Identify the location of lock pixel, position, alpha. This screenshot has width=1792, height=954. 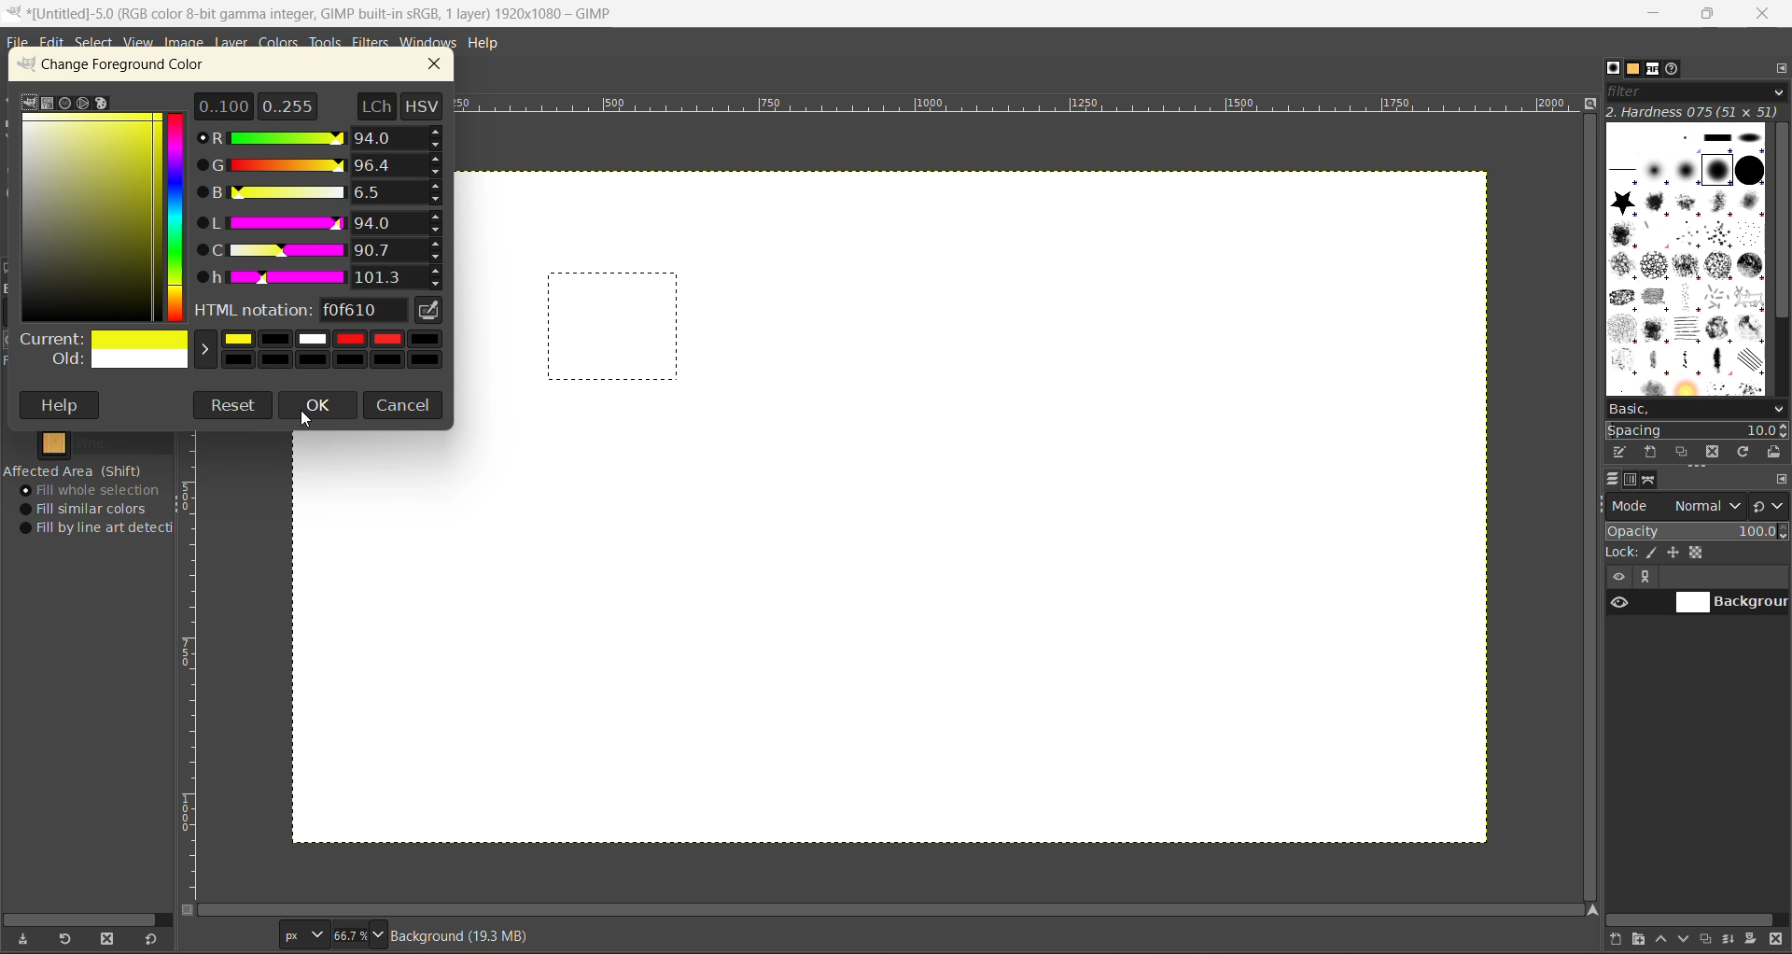
(1697, 554).